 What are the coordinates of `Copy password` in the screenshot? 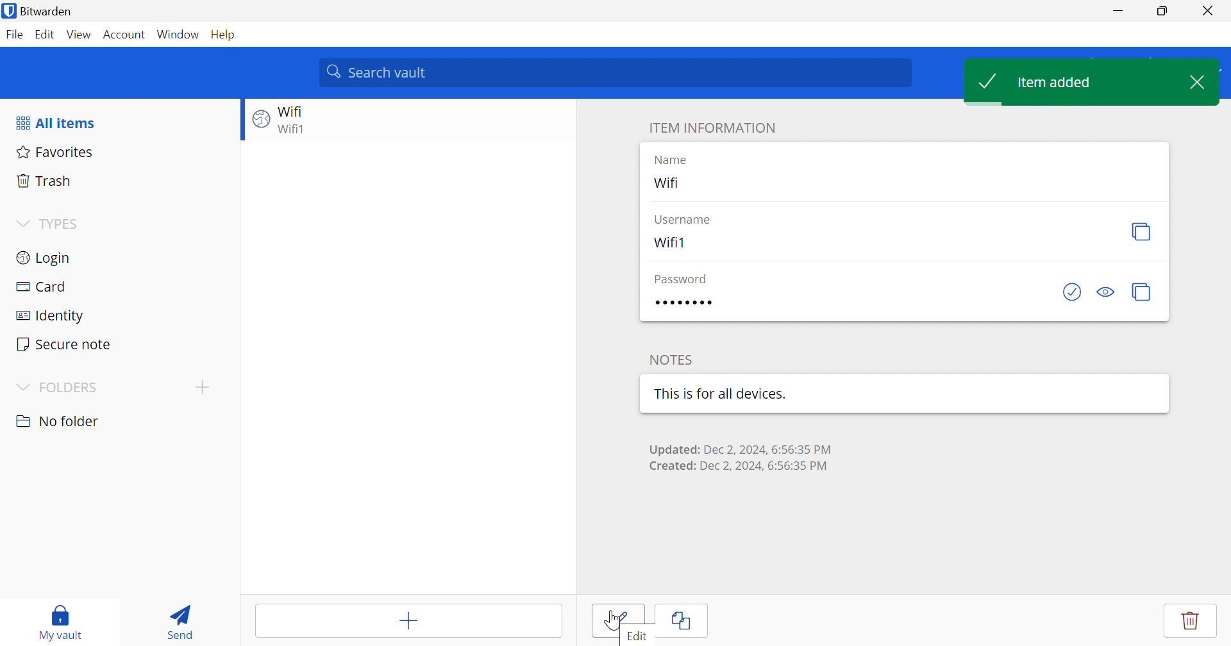 It's located at (1144, 294).